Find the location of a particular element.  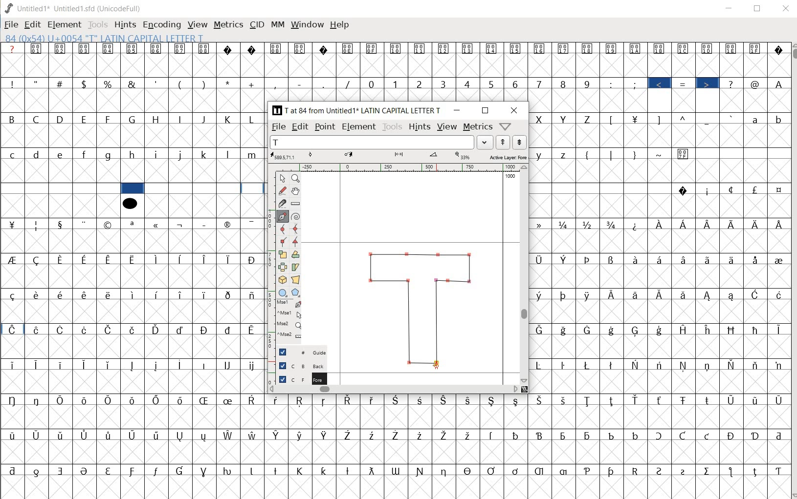

background layer is located at coordinates (302, 365).